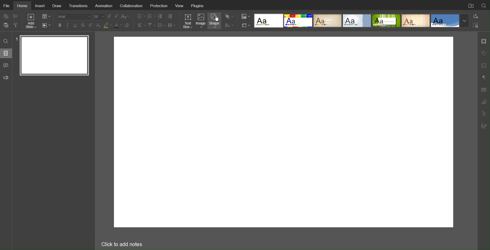 The image size is (490, 250). What do you see at coordinates (141, 25) in the screenshot?
I see `Alignment` at bounding box center [141, 25].